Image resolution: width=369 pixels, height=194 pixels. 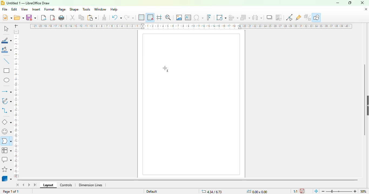 What do you see at coordinates (6, 132) in the screenshot?
I see `symbol shapes` at bounding box center [6, 132].